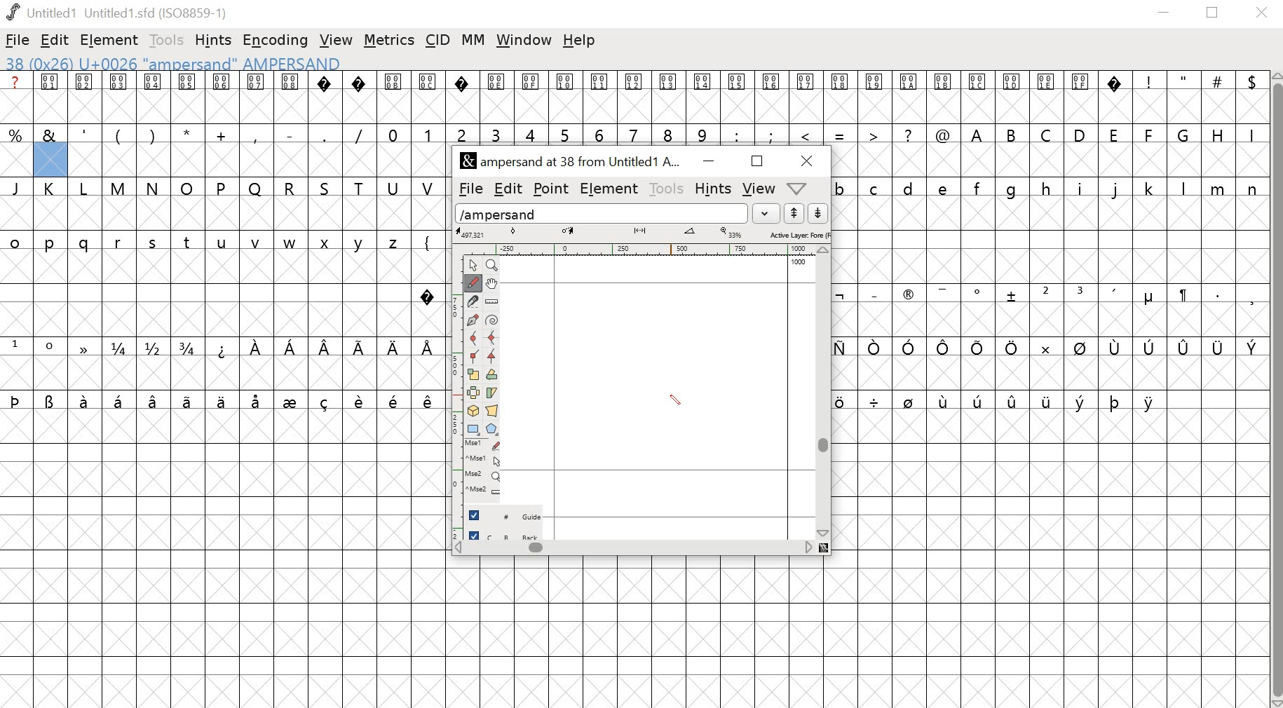 The width and height of the screenshot is (1283, 708). I want to click on (, so click(117, 135).